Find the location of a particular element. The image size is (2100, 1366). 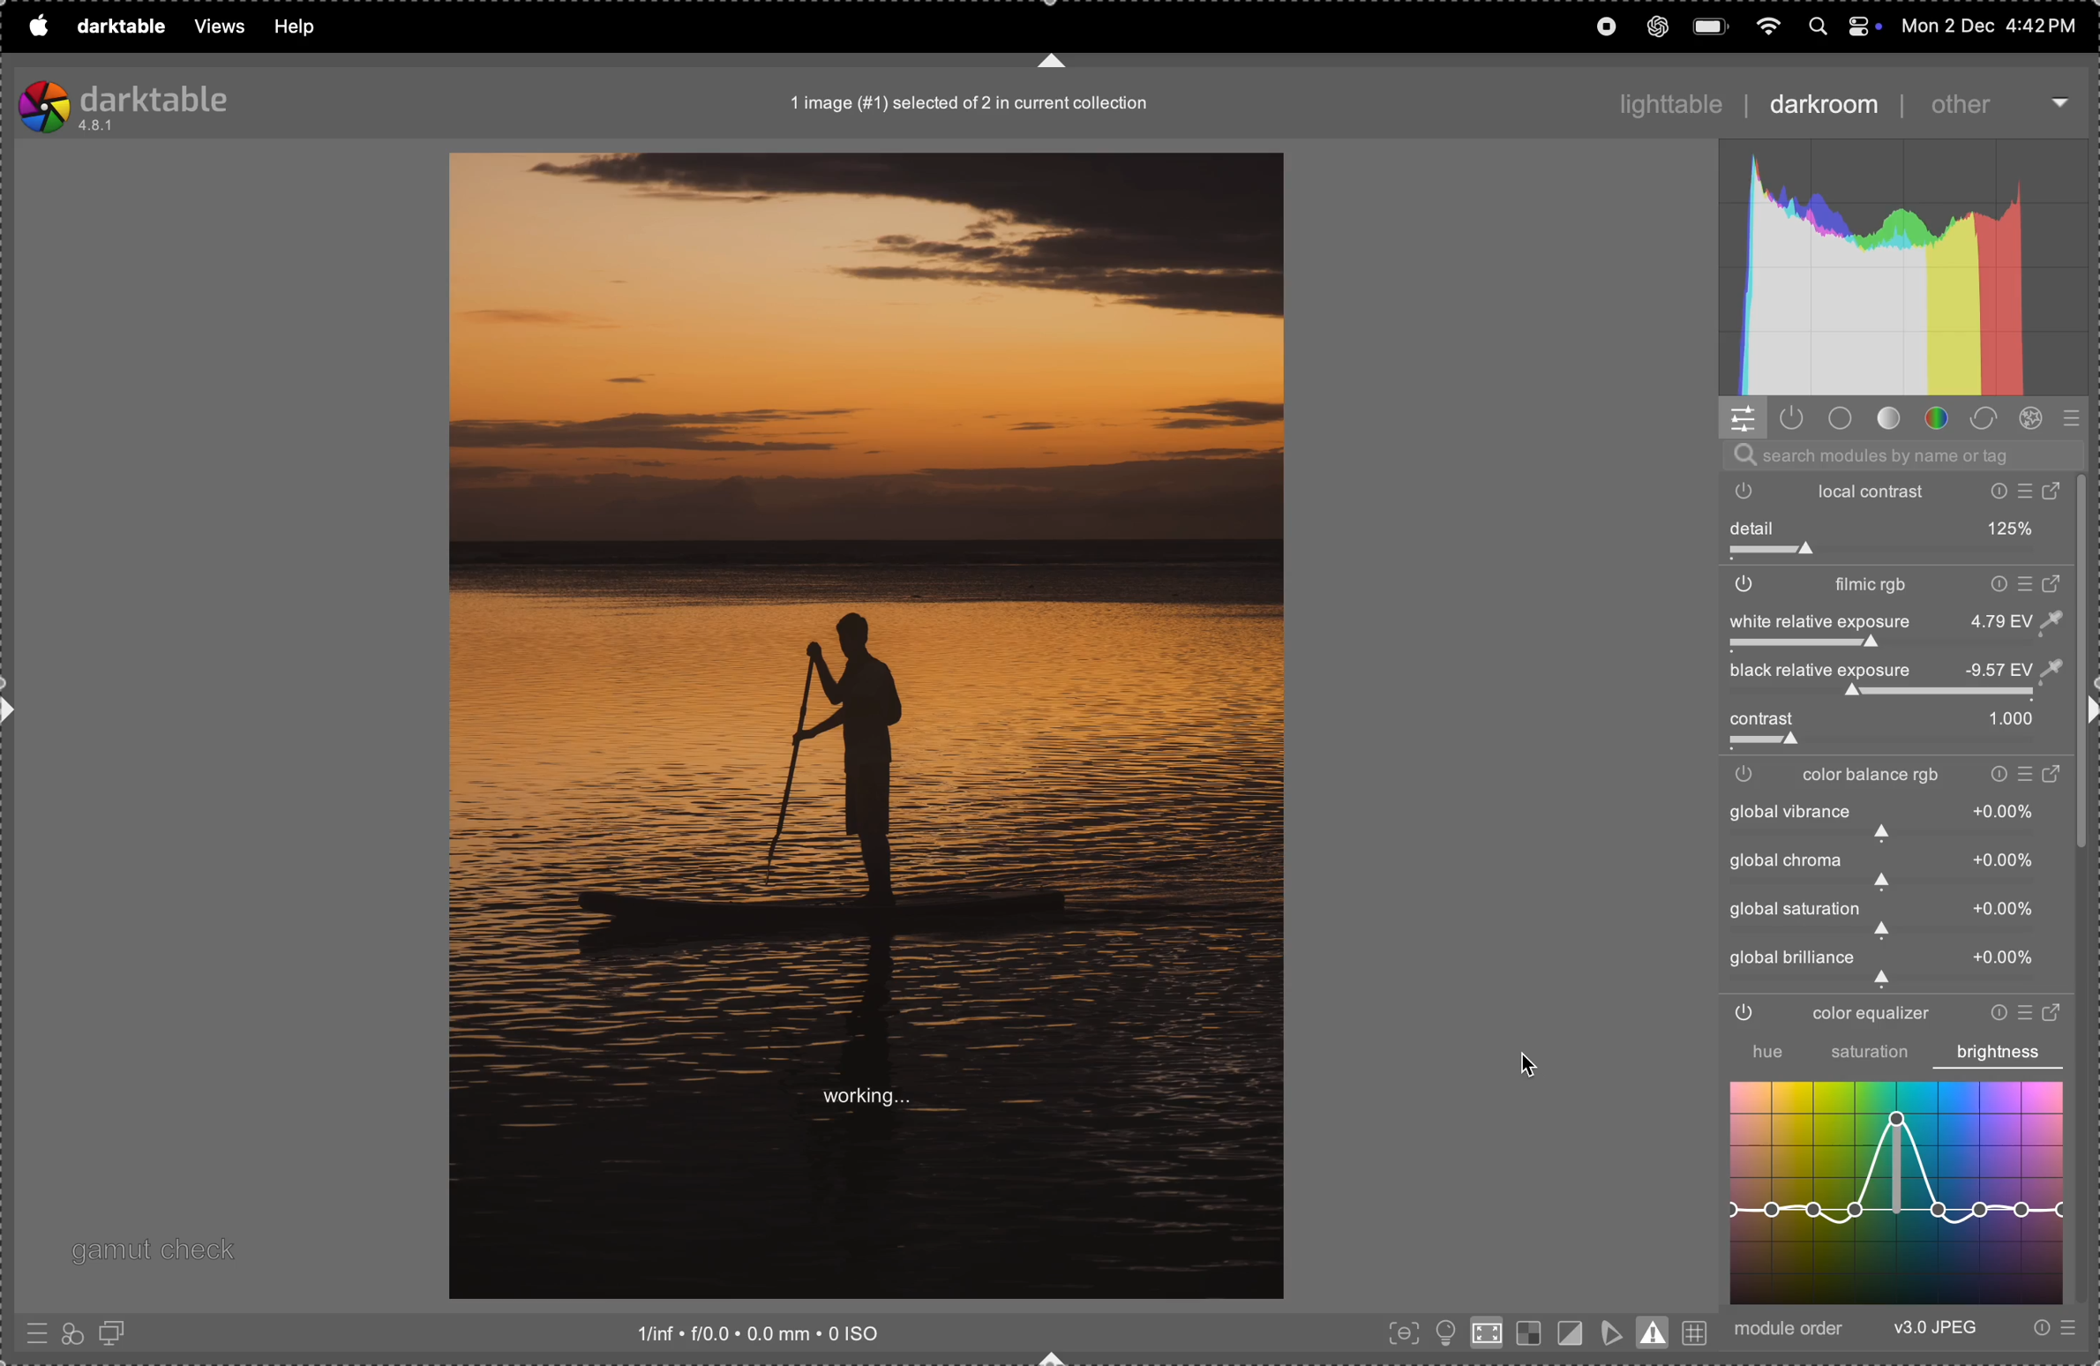

color graph is located at coordinates (1897, 1192).